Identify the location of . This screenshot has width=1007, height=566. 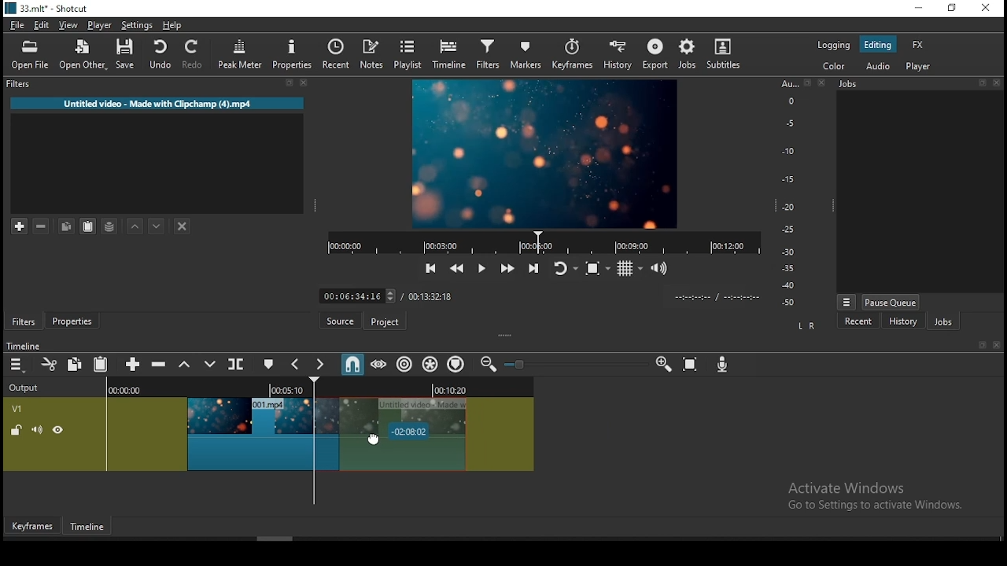
(996, 346).